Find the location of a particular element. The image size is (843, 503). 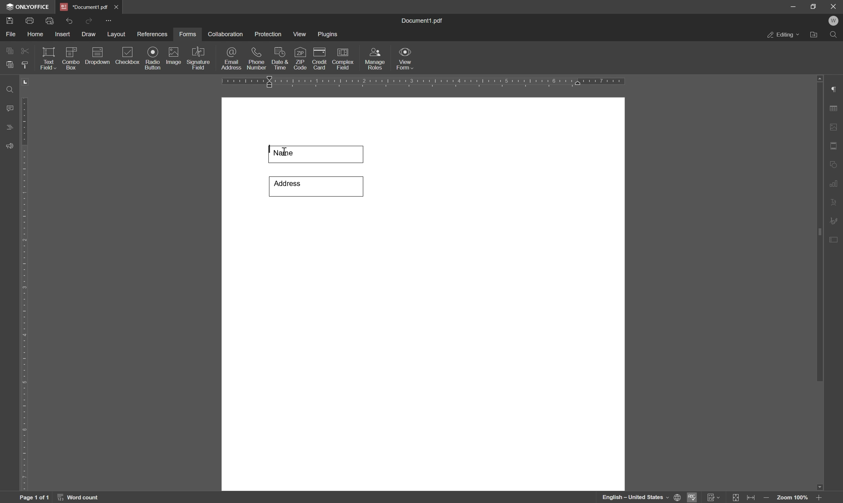

form settings is located at coordinates (835, 238).